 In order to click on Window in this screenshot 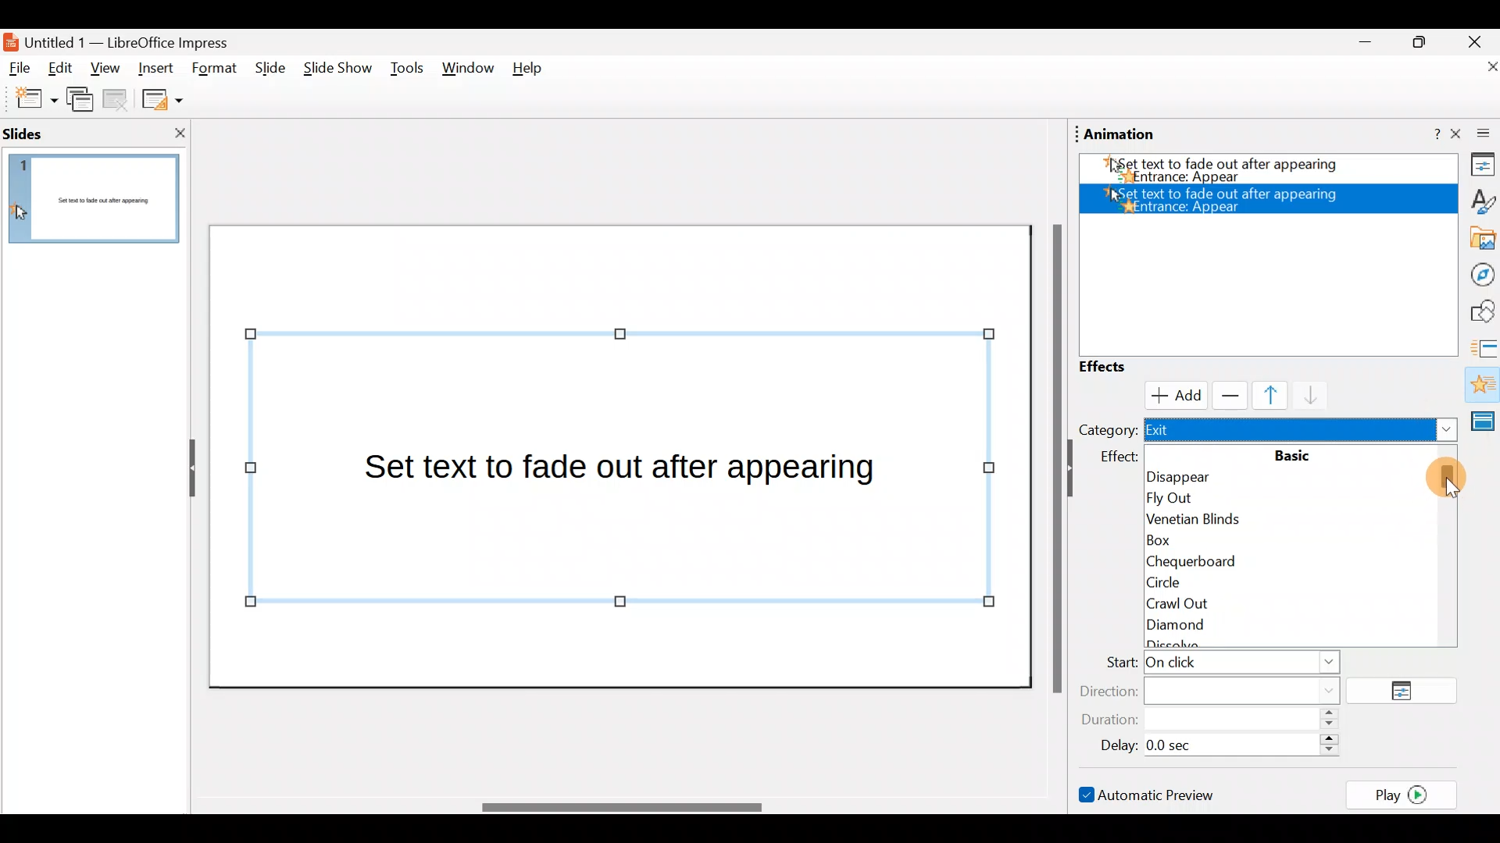, I will do `click(469, 72)`.